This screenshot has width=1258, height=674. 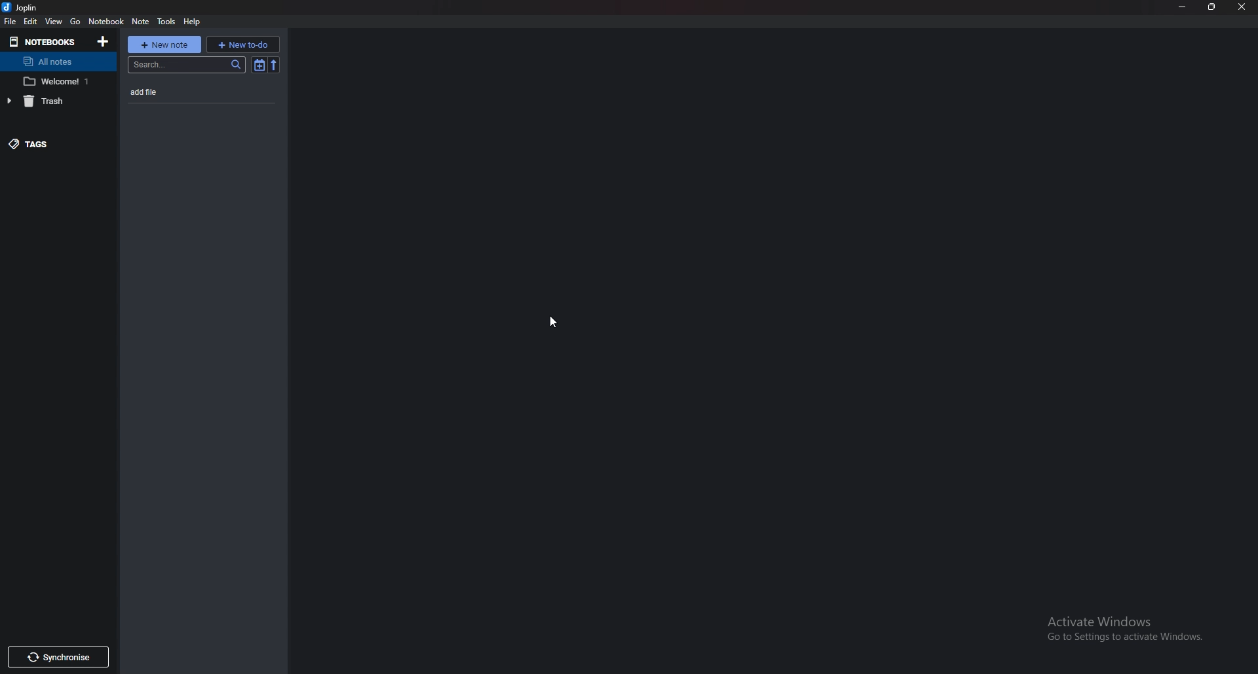 I want to click on activate windows, so click(x=1132, y=626).